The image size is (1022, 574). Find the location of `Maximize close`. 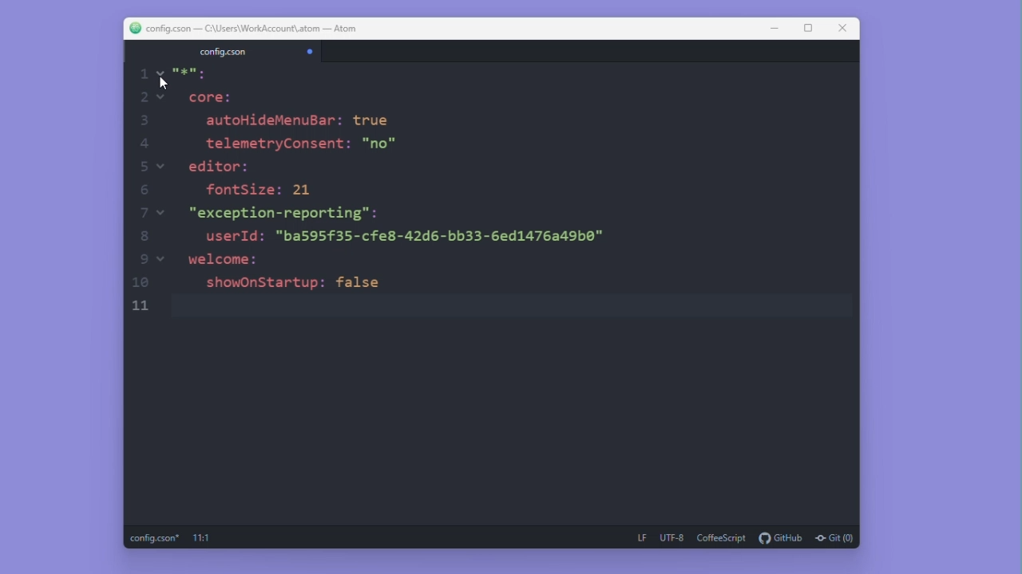

Maximize close is located at coordinates (842, 29).